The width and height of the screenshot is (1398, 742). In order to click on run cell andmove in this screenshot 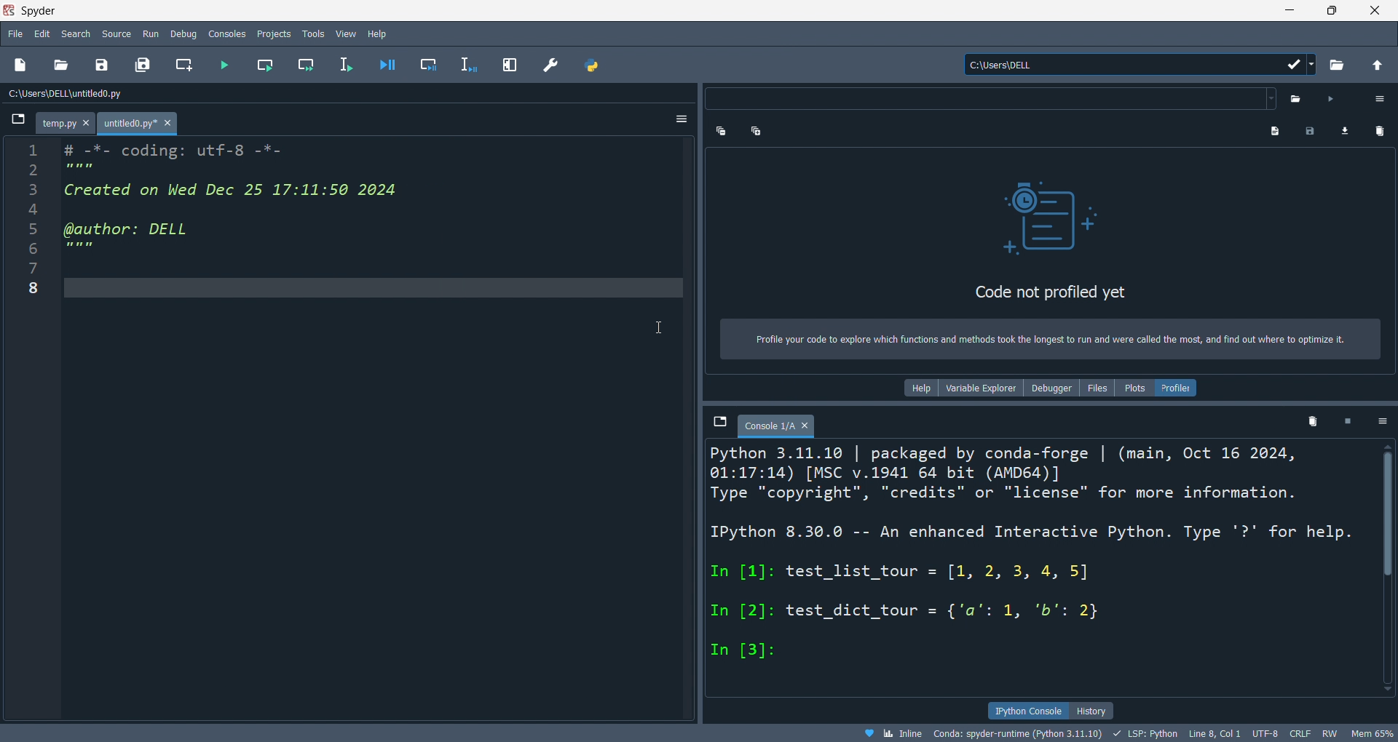, I will do `click(309, 64)`.